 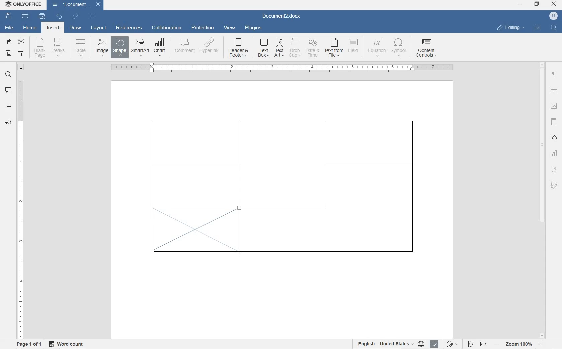 I want to click on find, so click(x=9, y=75).